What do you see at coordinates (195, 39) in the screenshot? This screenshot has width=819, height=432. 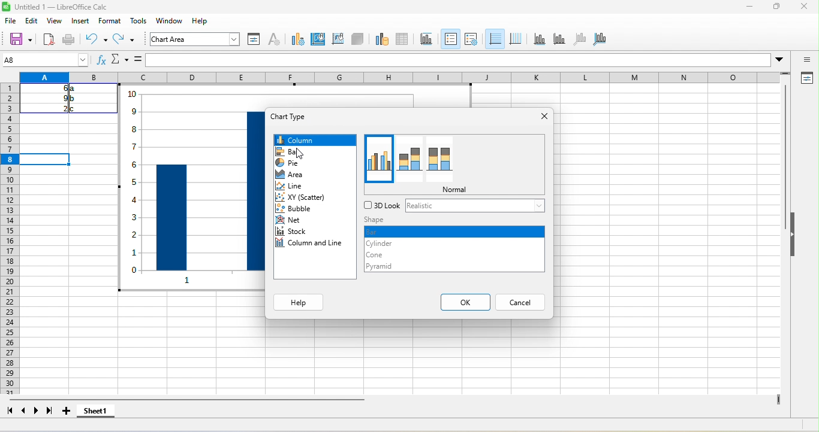 I see `chart area` at bounding box center [195, 39].